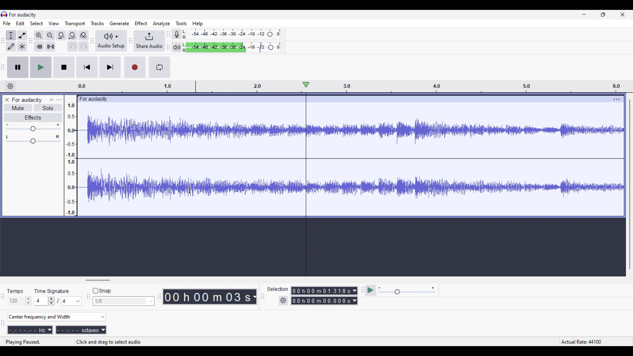 The height and width of the screenshot is (356, 633). What do you see at coordinates (197, 24) in the screenshot?
I see `Help menu` at bounding box center [197, 24].